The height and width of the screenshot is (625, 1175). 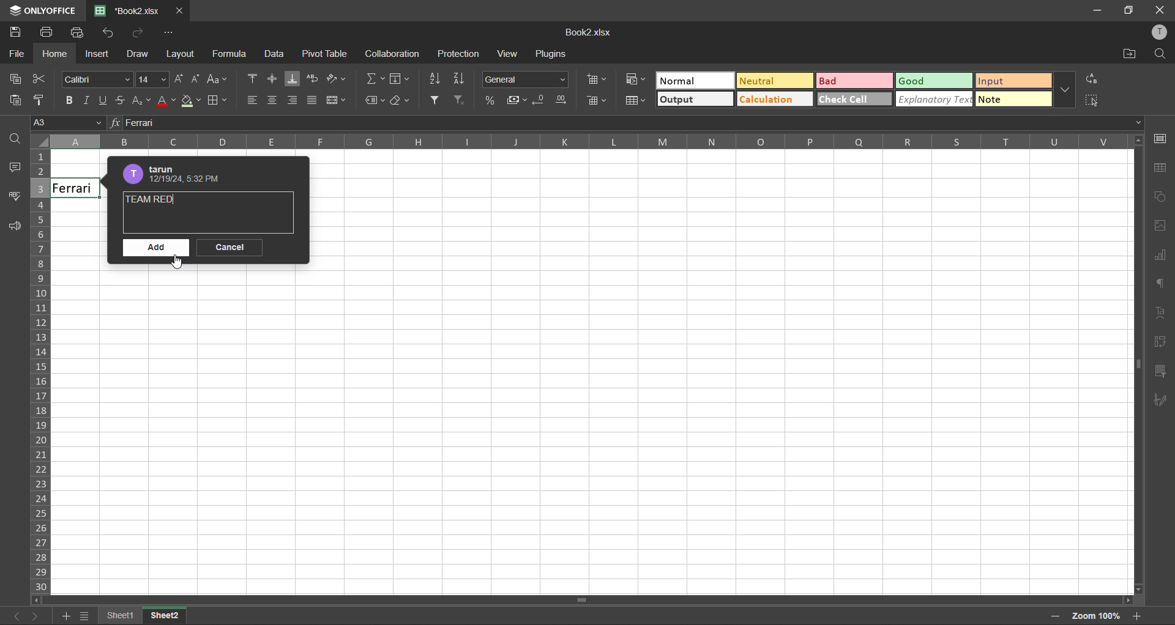 What do you see at coordinates (151, 79) in the screenshot?
I see `font size` at bounding box center [151, 79].